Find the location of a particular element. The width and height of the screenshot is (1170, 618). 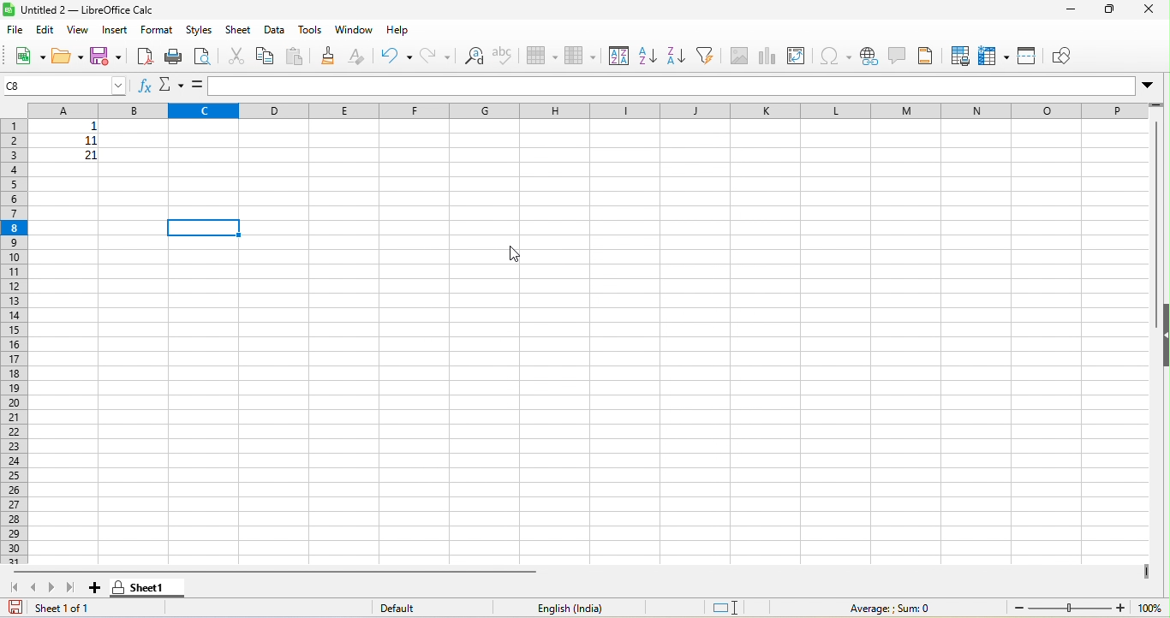

redo is located at coordinates (443, 56).